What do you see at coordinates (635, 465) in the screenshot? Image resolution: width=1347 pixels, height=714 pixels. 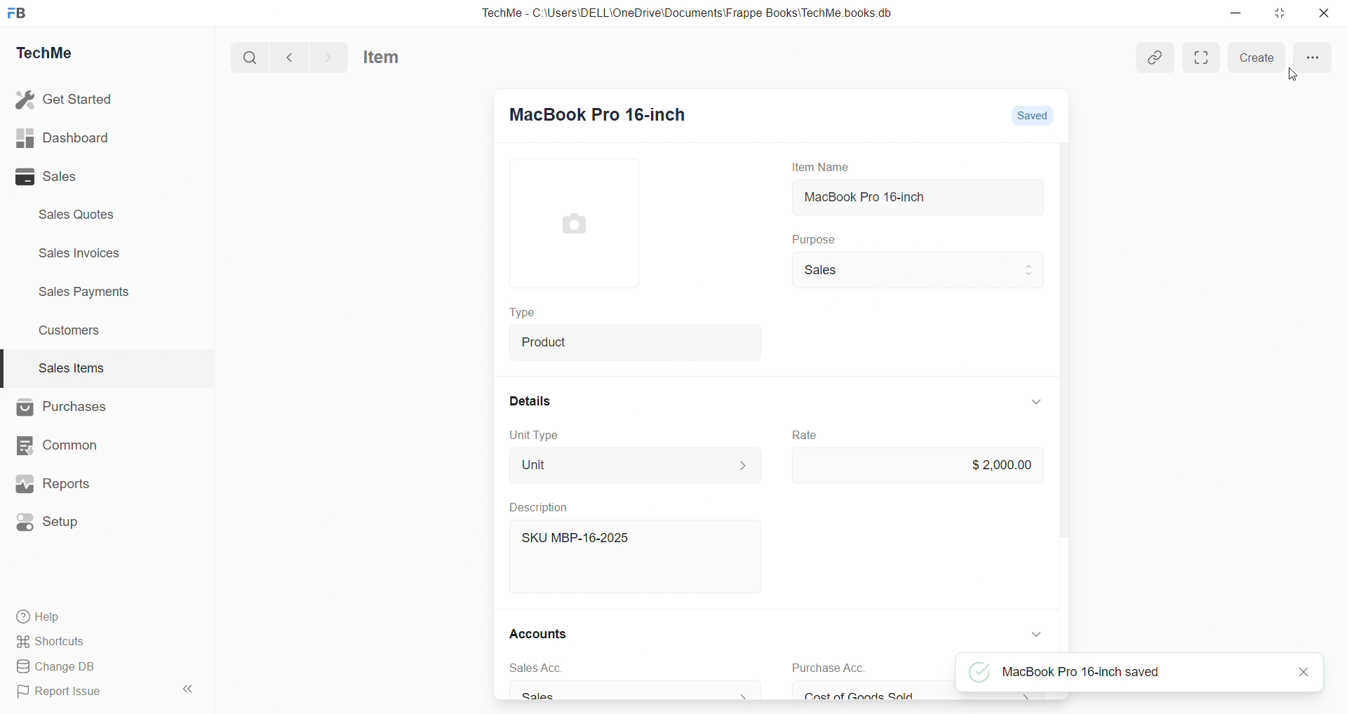 I see `Unit` at bounding box center [635, 465].